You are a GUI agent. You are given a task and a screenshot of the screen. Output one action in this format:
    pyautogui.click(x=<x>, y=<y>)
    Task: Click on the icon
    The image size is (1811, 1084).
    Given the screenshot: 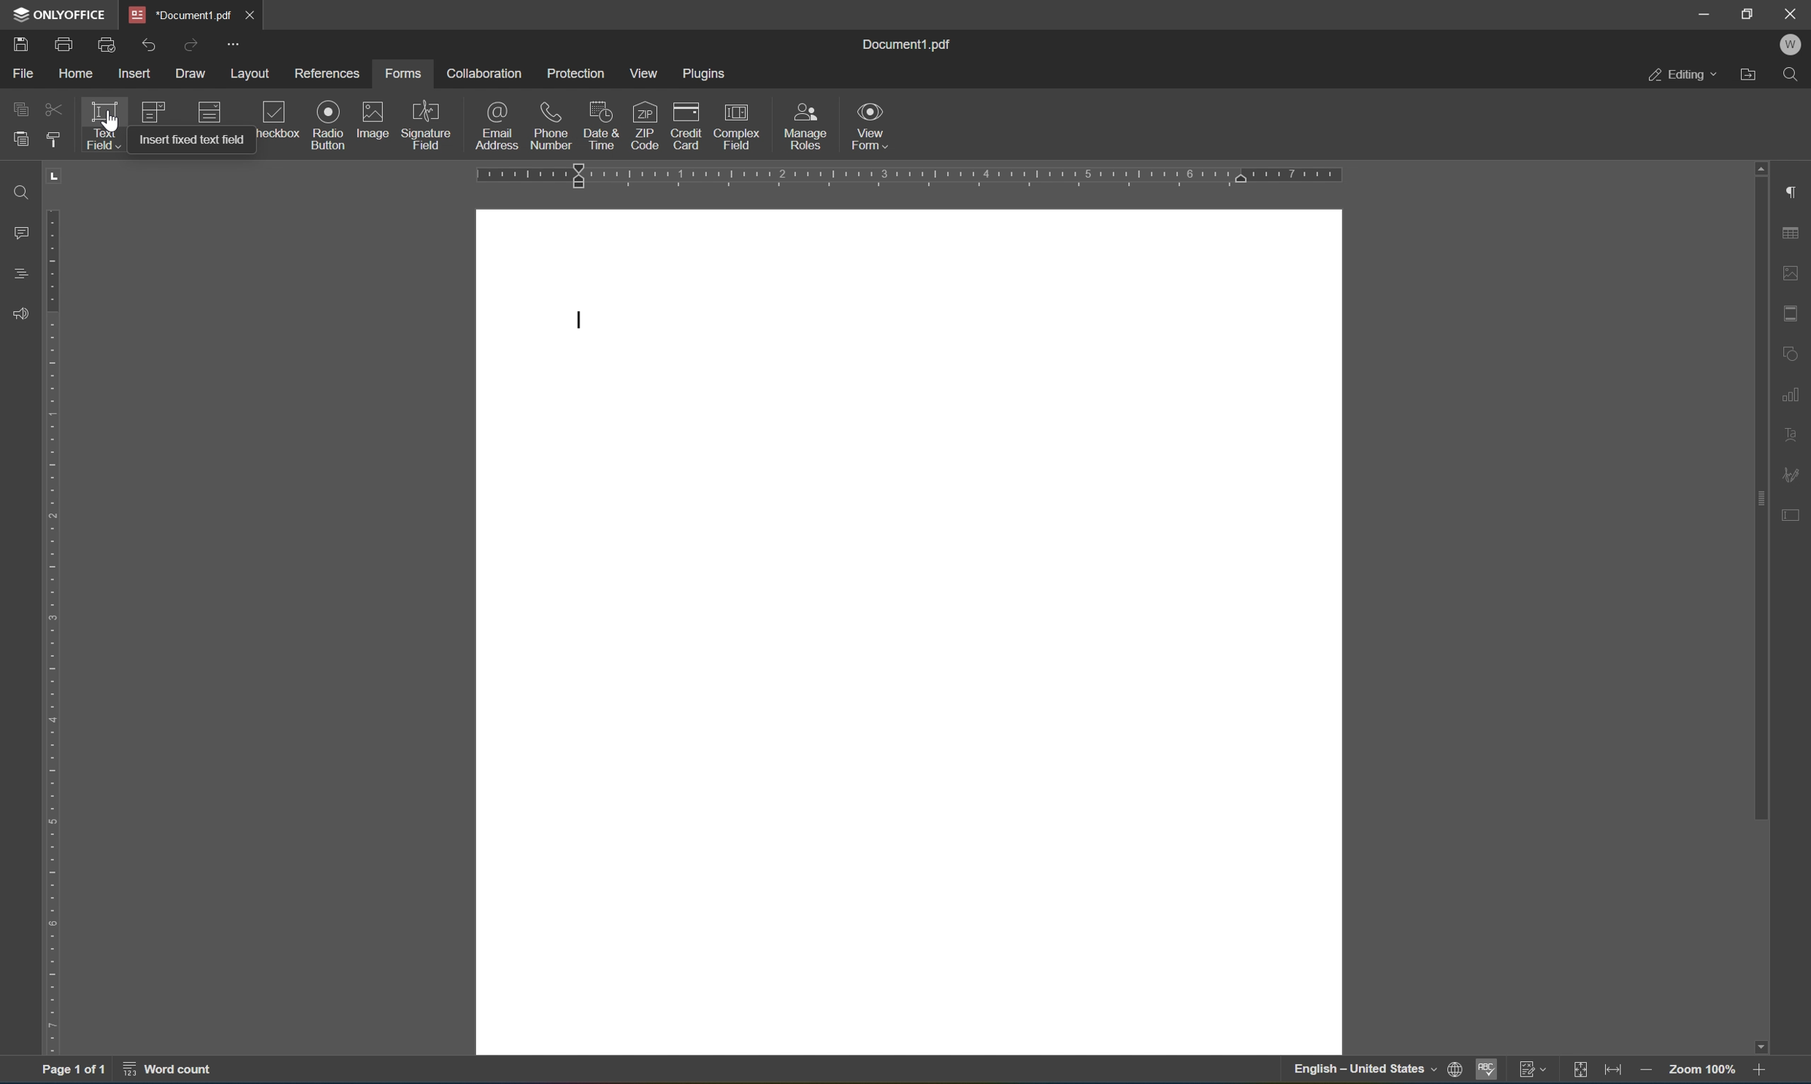 What is the action you would take?
    pyautogui.click(x=151, y=111)
    